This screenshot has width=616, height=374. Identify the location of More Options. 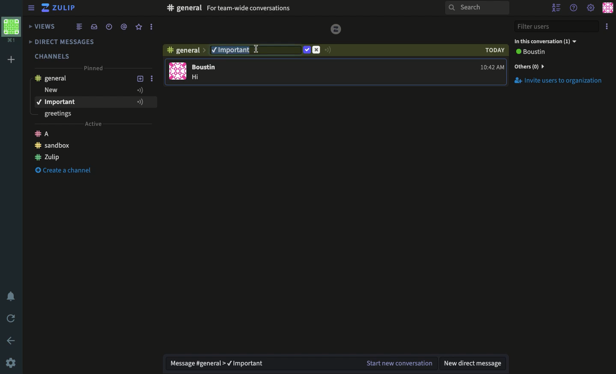
(153, 28).